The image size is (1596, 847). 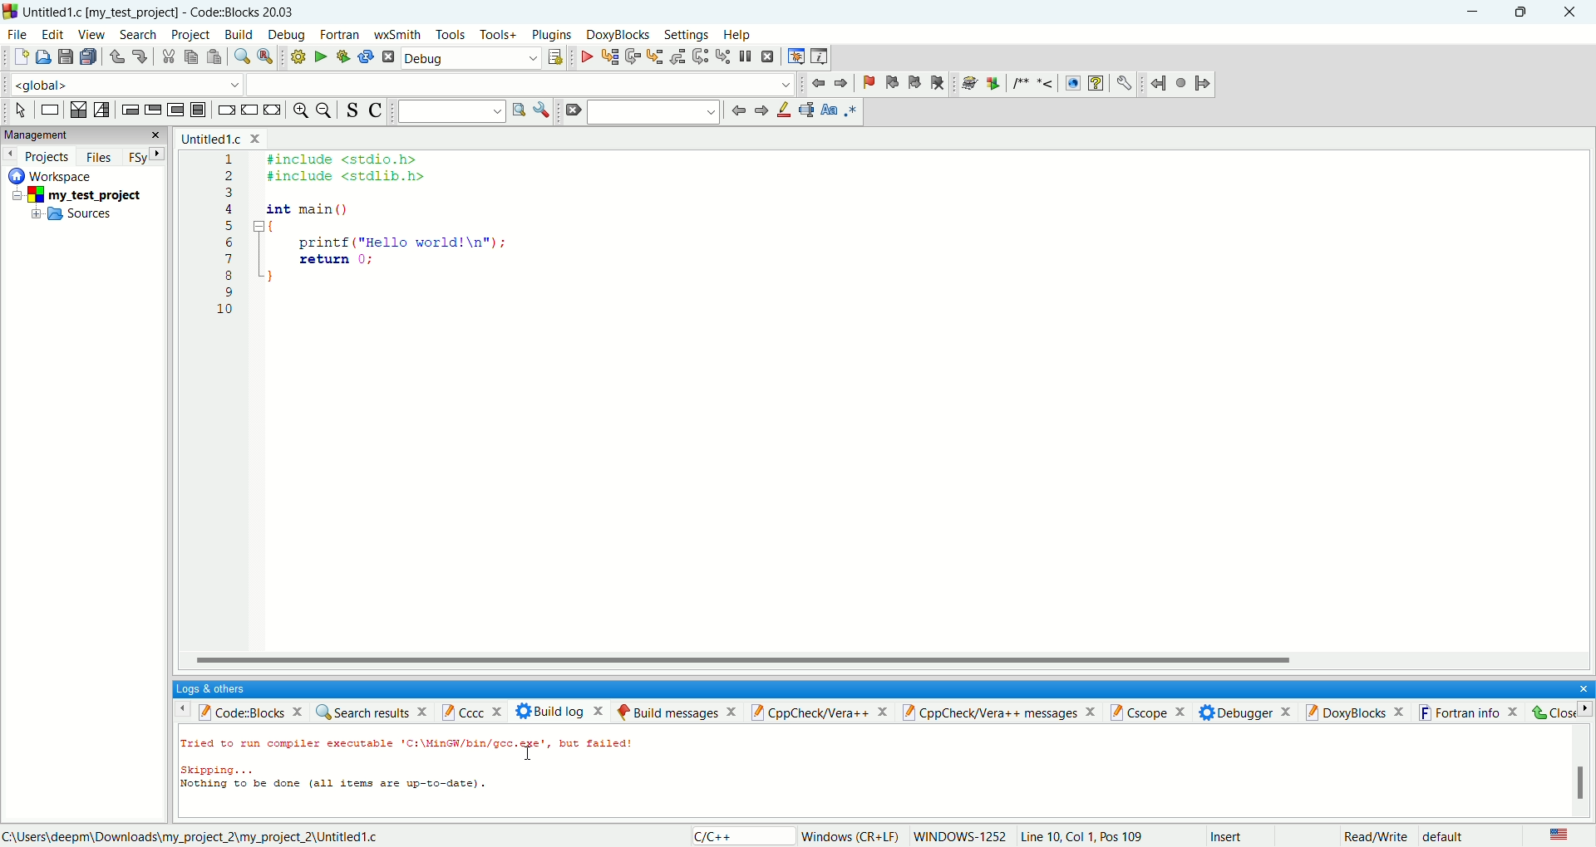 What do you see at coordinates (57, 174) in the screenshot?
I see `workspace` at bounding box center [57, 174].